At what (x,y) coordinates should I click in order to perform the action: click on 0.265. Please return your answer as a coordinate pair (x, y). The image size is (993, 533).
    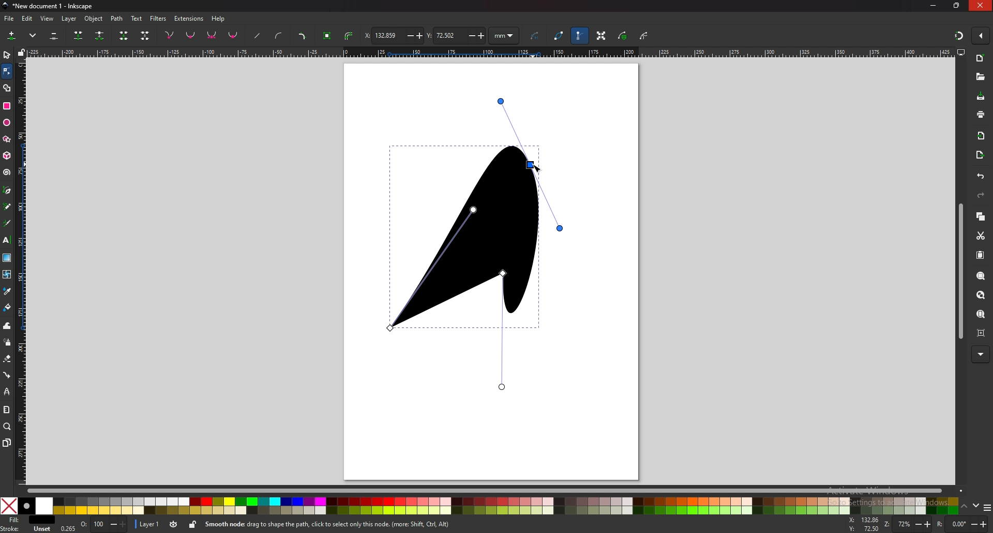
    Looking at the image, I should click on (67, 528).